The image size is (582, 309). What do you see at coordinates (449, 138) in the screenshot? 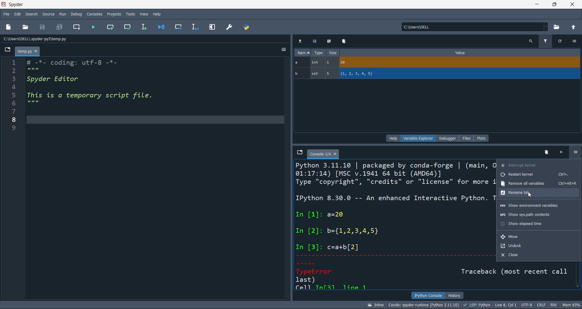
I see `debugger` at bounding box center [449, 138].